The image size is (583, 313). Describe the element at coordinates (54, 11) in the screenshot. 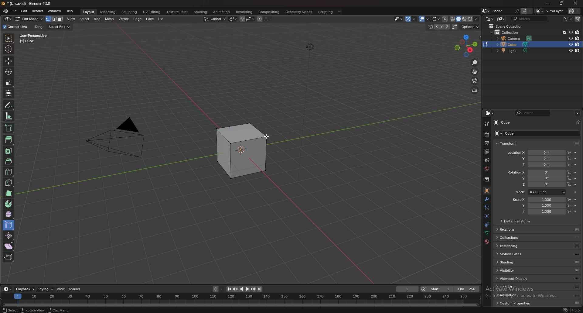

I see `window` at that location.